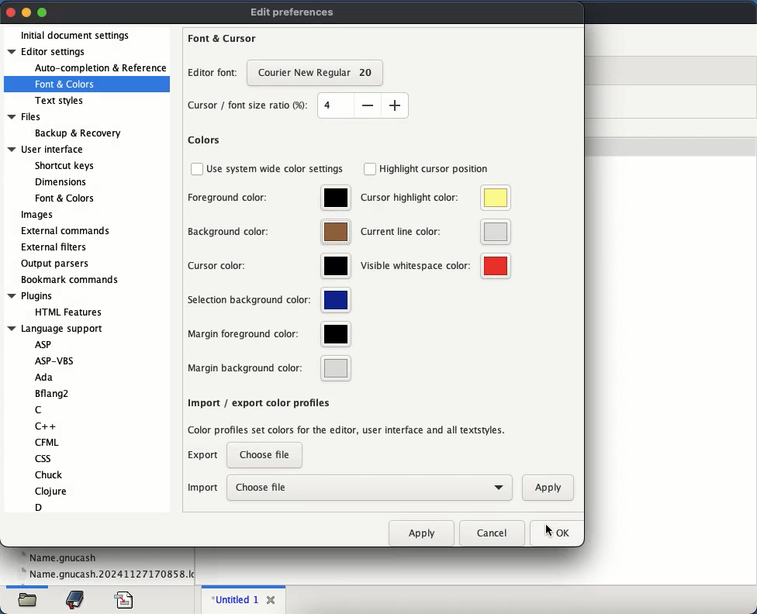 Image resolution: width=757 pixels, height=614 pixels. Describe the element at coordinates (370, 487) in the screenshot. I see `choose file` at that location.